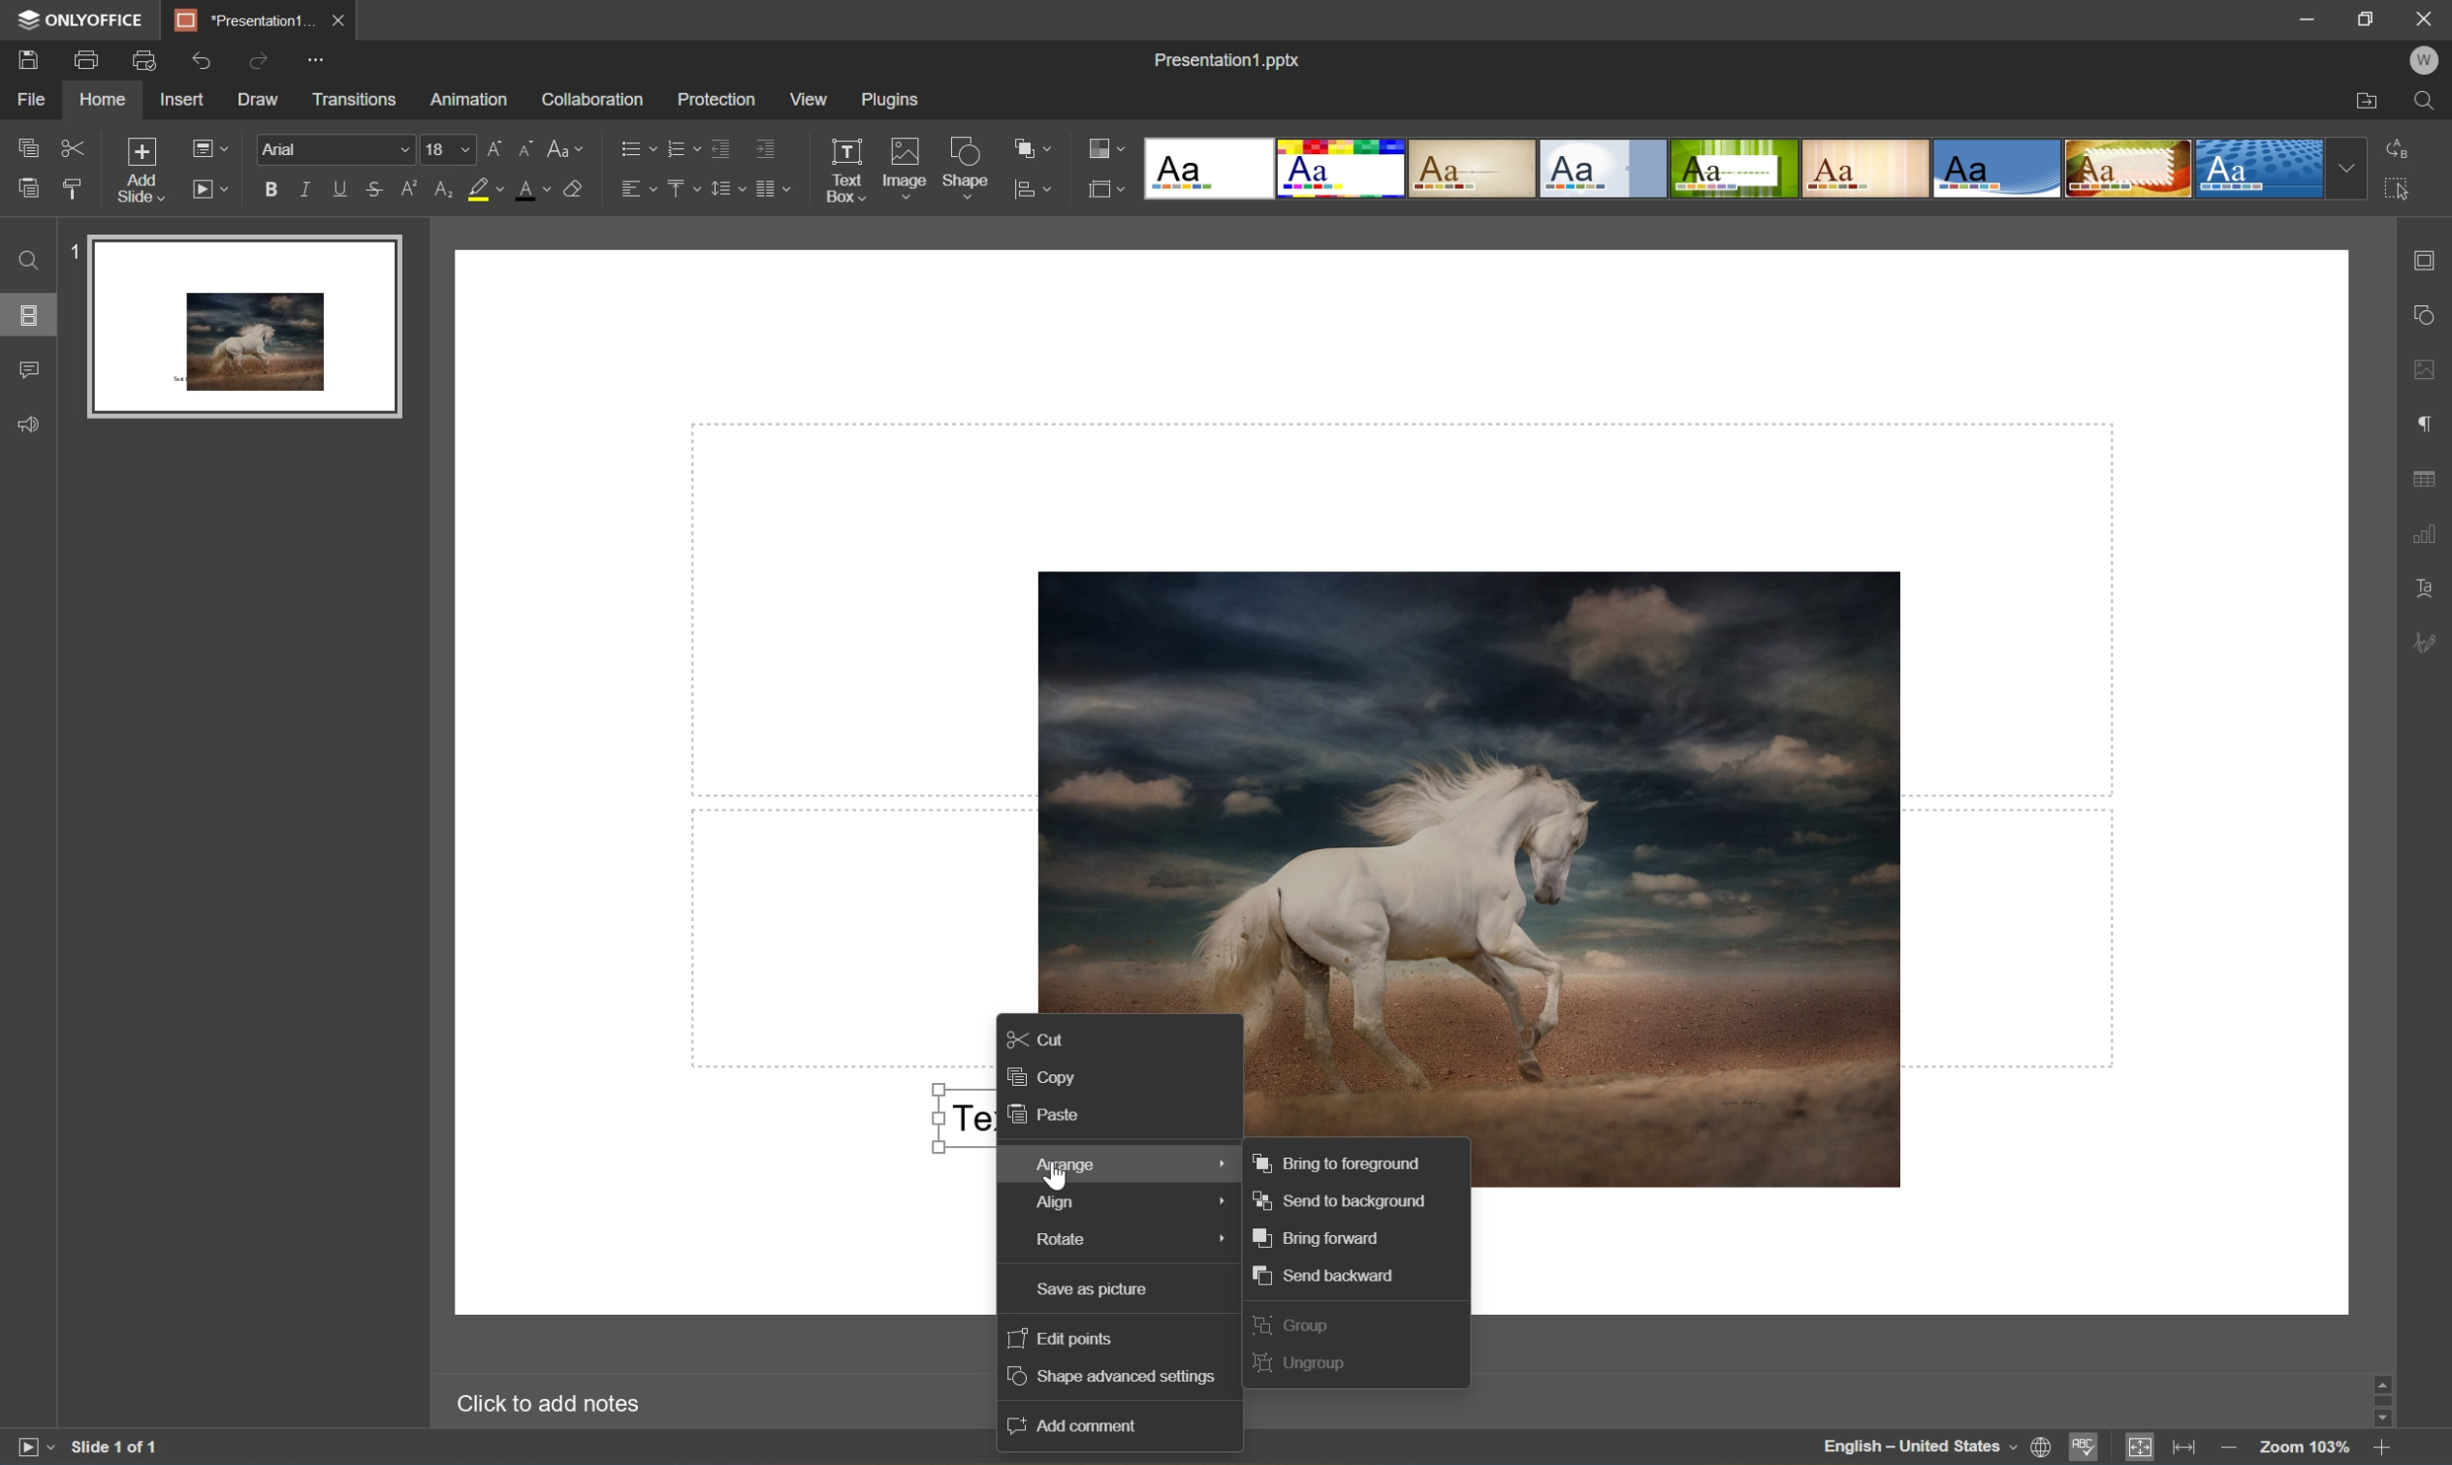 Image resolution: width=2452 pixels, height=1465 pixels. I want to click on Strikethrough, so click(375, 188).